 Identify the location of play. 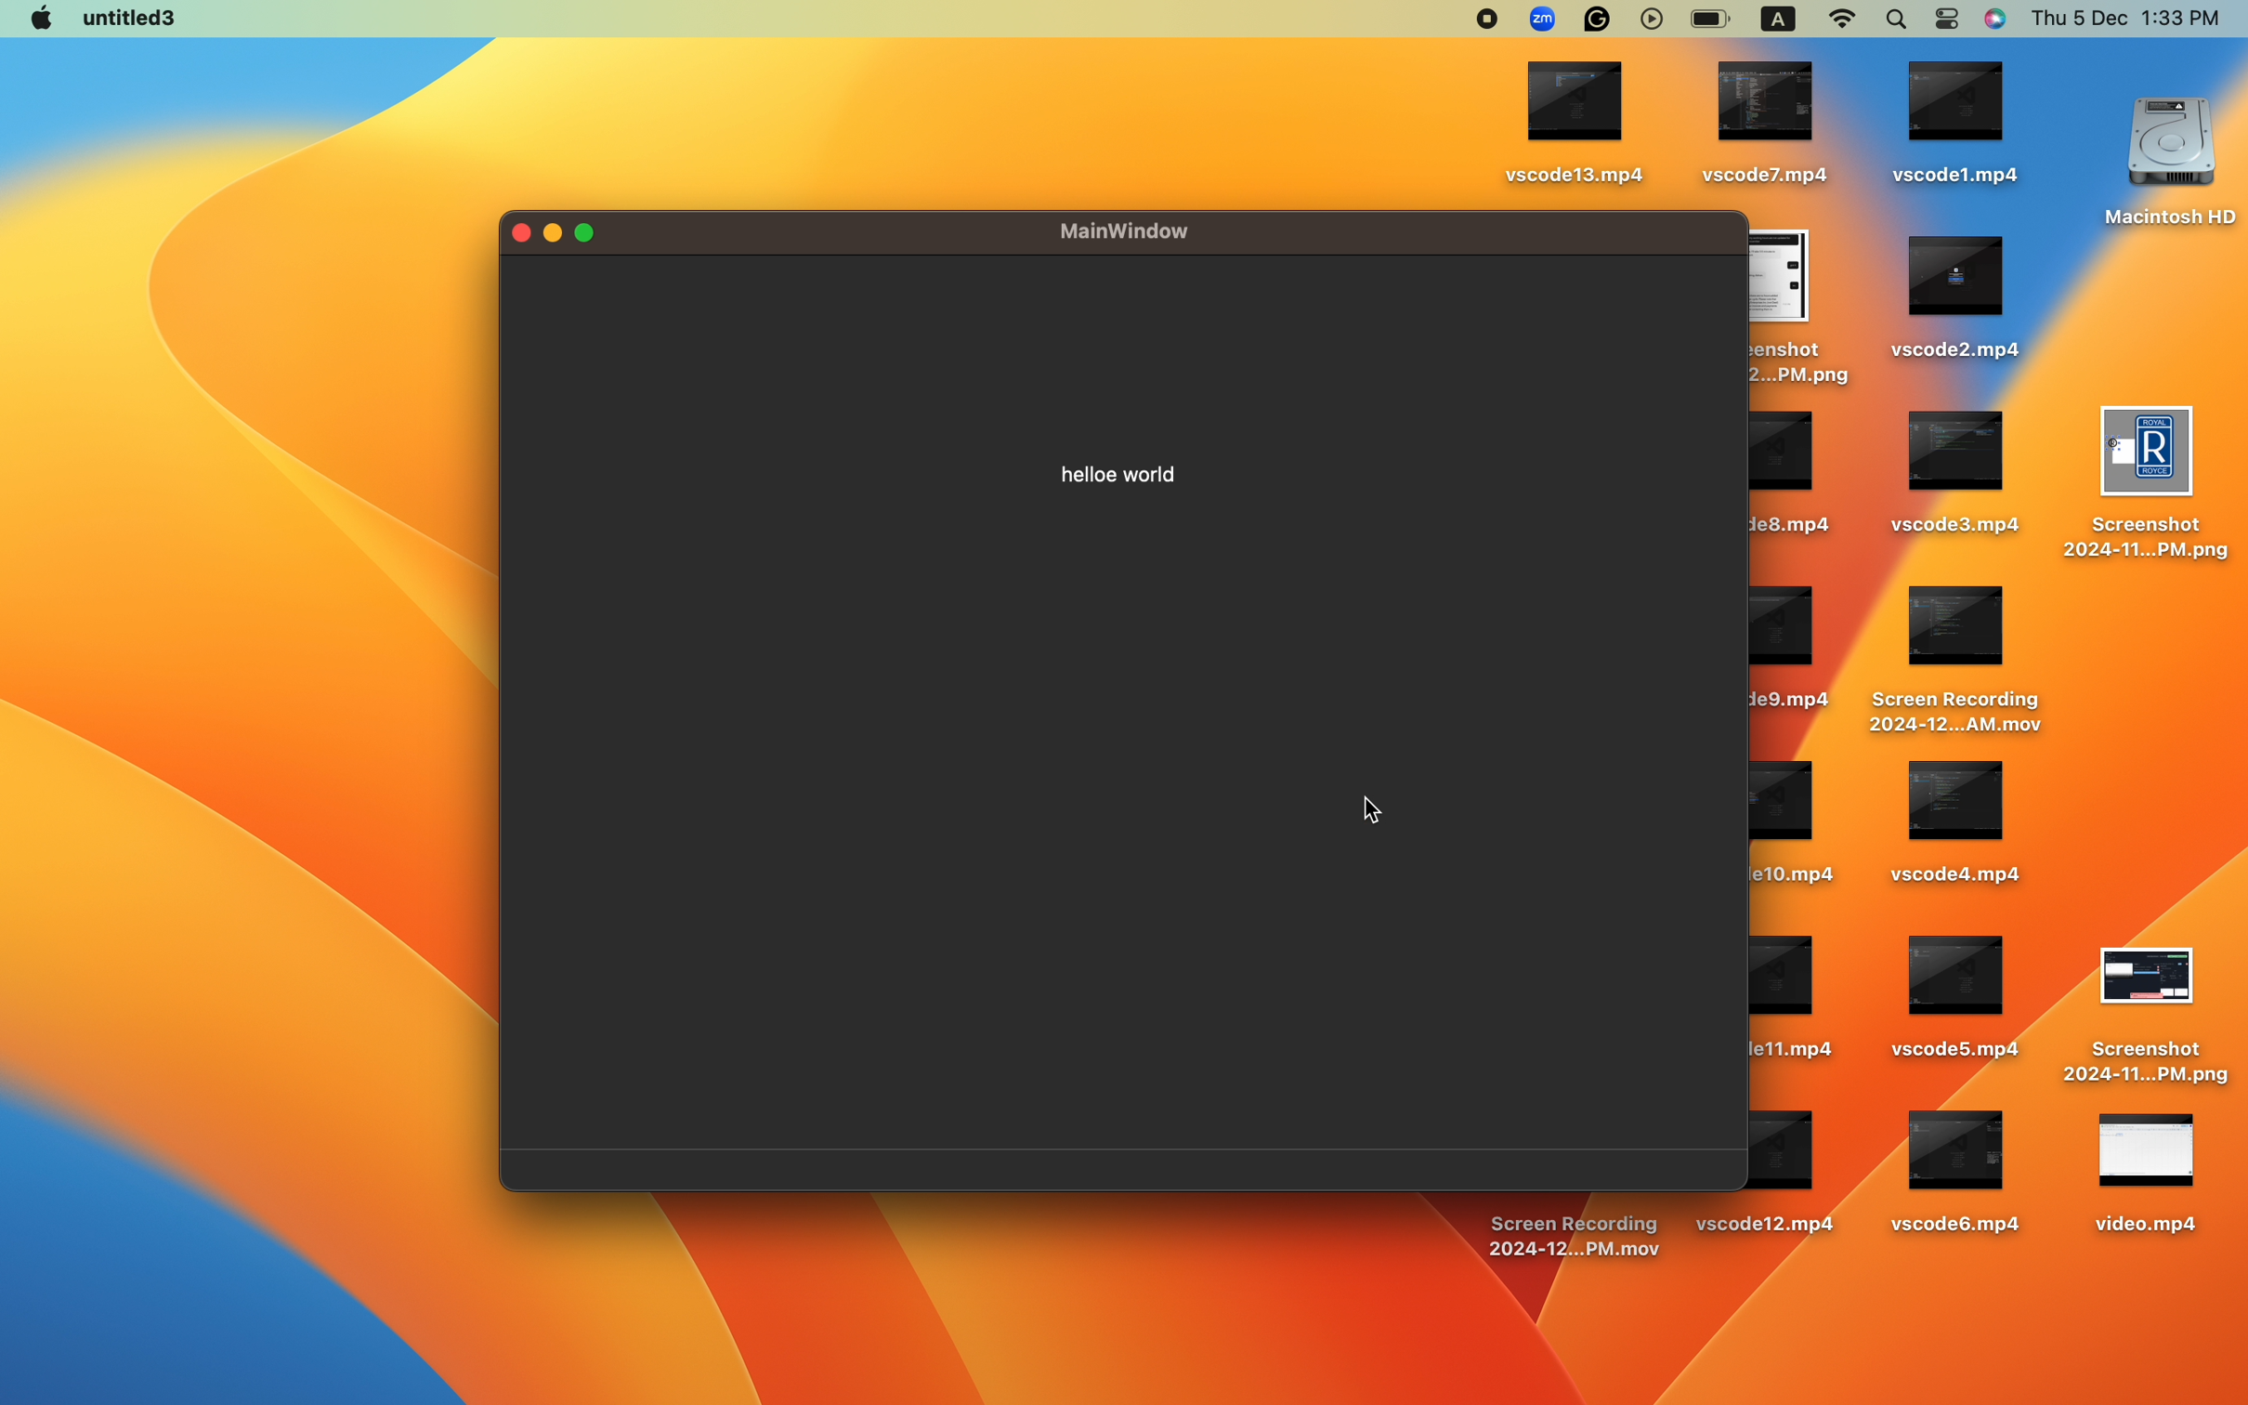
(1861, 20).